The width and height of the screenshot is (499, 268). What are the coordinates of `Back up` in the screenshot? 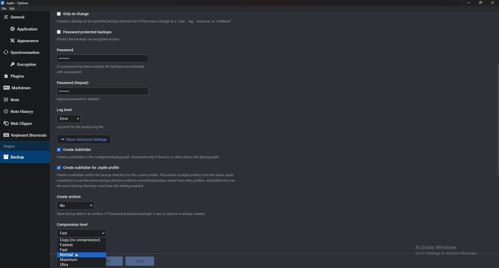 It's located at (21, 157).